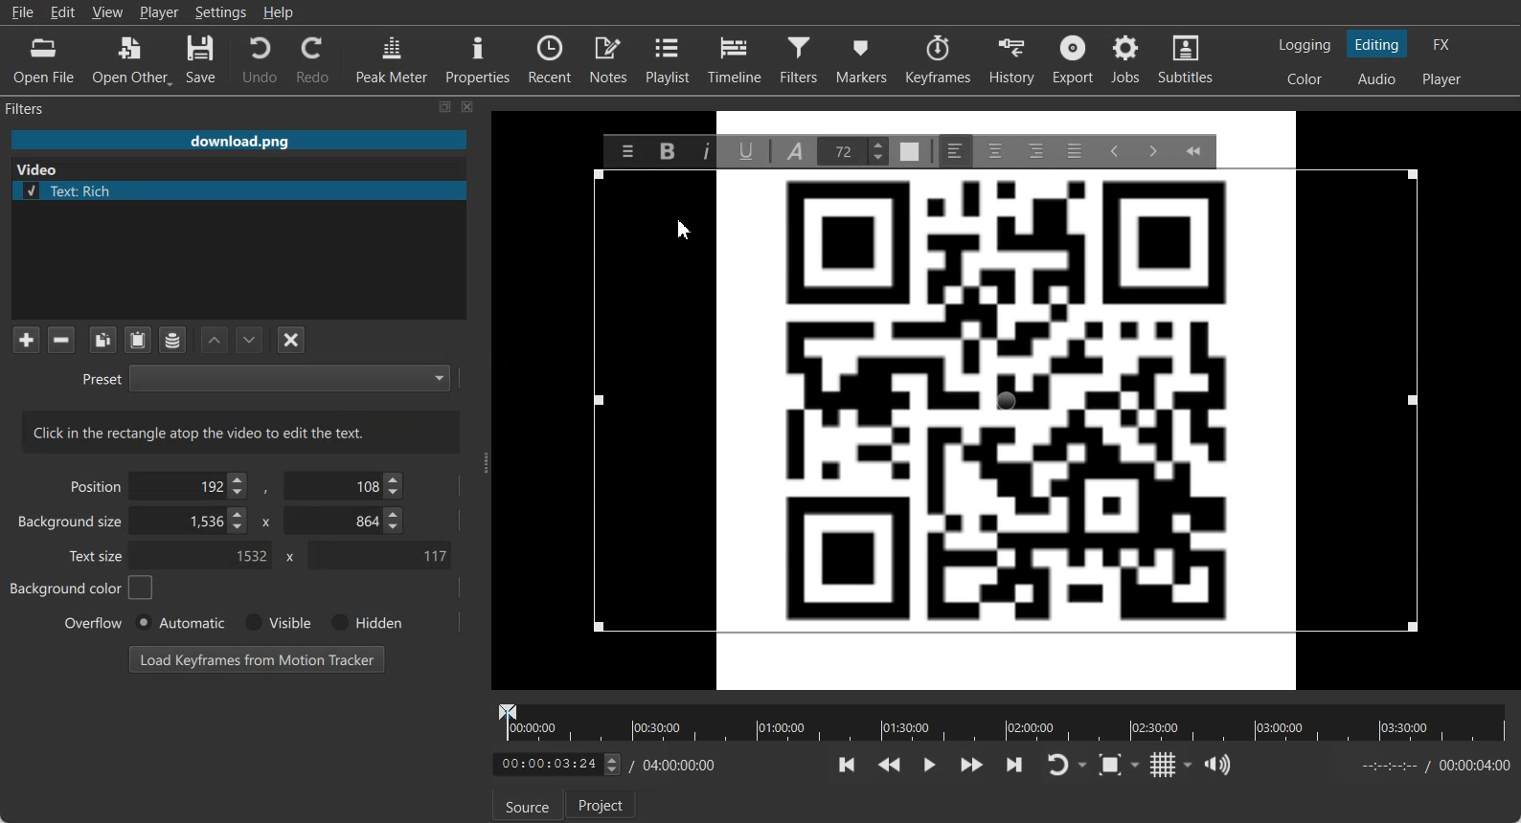 The height and width of the screenshot is (823, 1521). I want to click on Filters, so click(802, 58).